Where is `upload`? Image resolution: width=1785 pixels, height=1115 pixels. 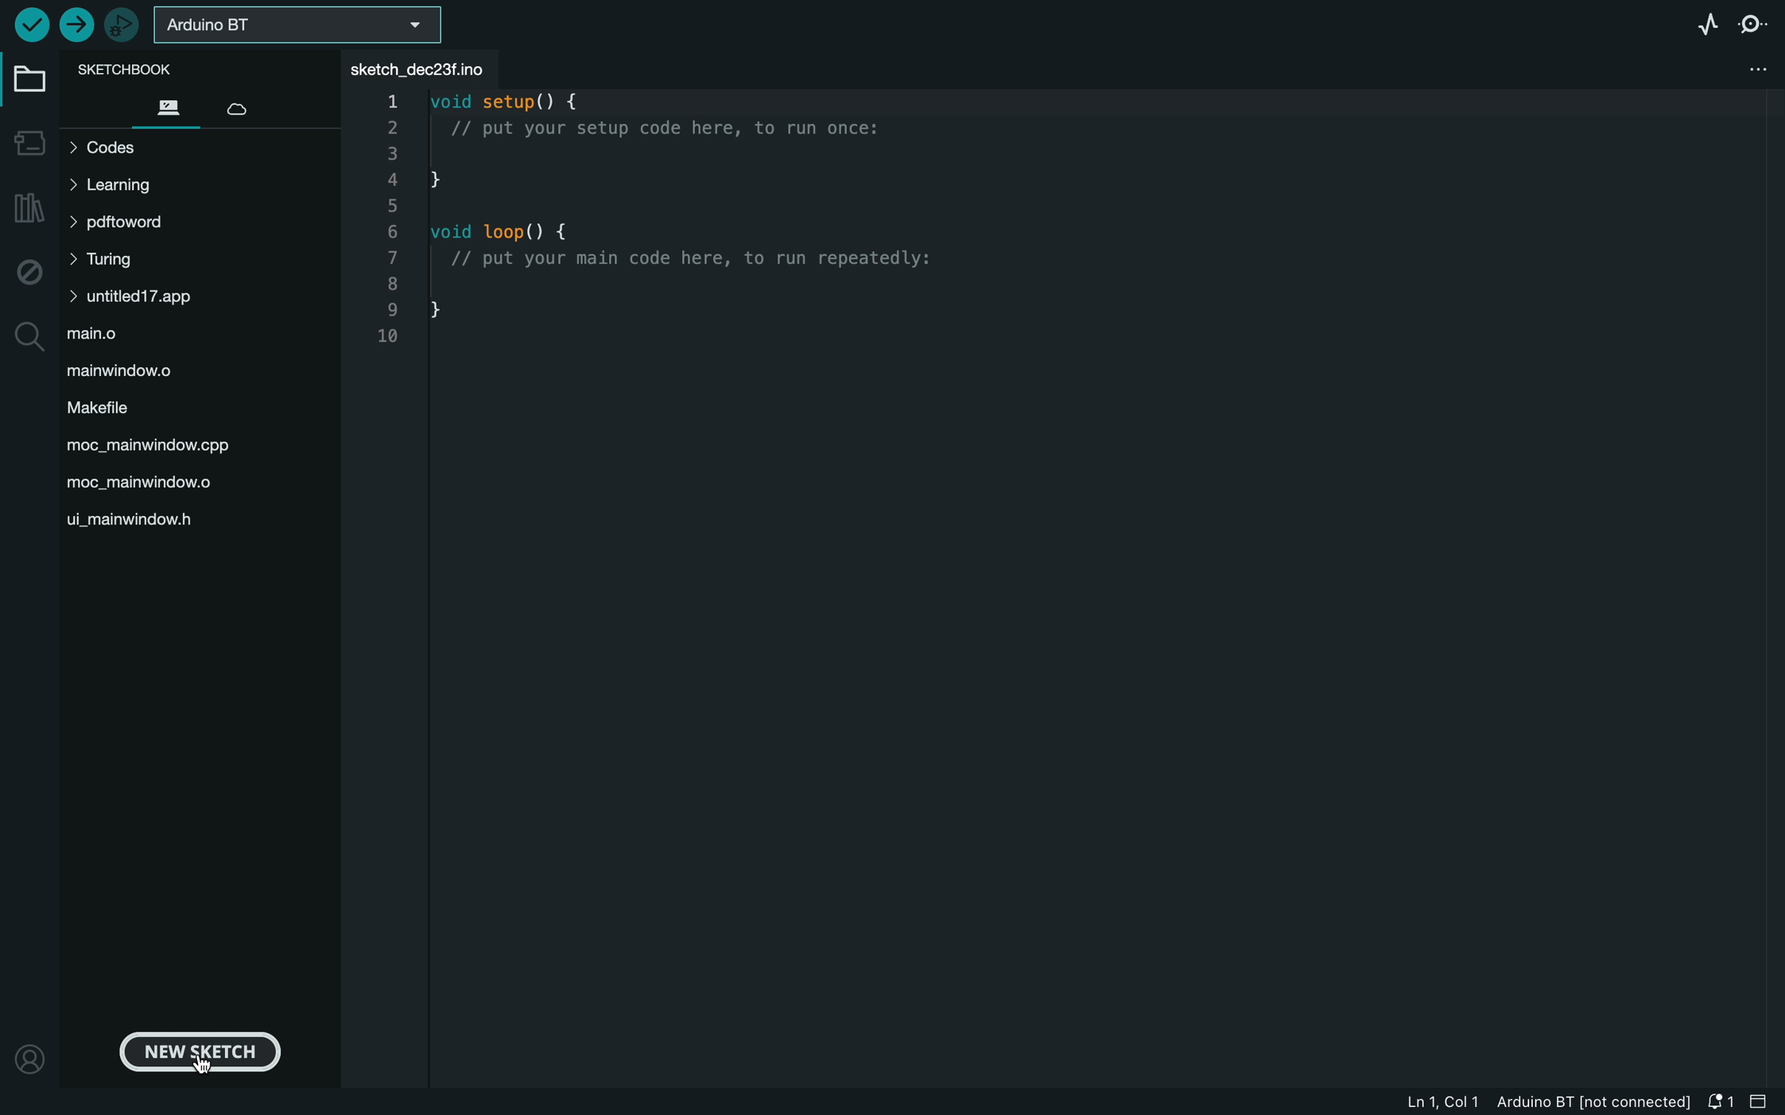
upload is located at coordinates (78, 24).